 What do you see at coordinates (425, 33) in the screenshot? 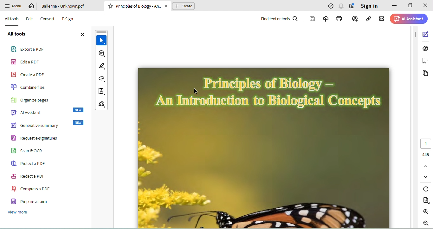
I see `quick understand document` at bounding box center [425, 33].